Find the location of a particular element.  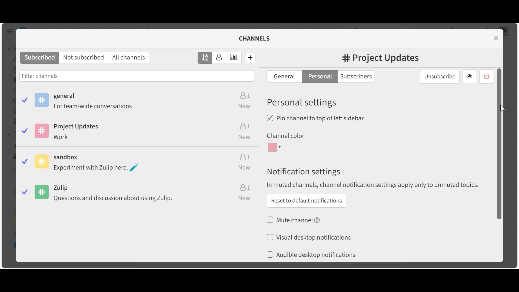

Channel color dropdown menu is located at coordinates (274, 148).